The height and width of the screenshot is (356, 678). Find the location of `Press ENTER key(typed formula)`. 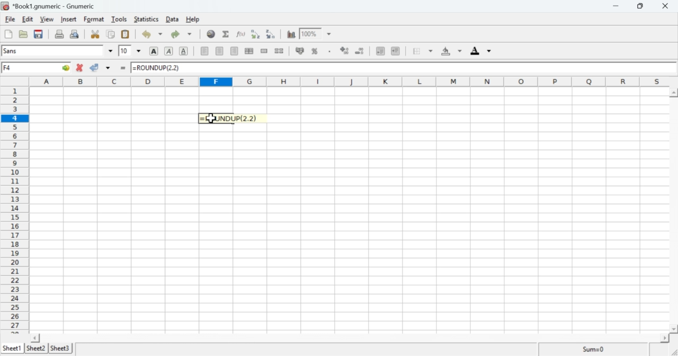

Press ENTER key(typed formula) is located at coordinates (236, 119).